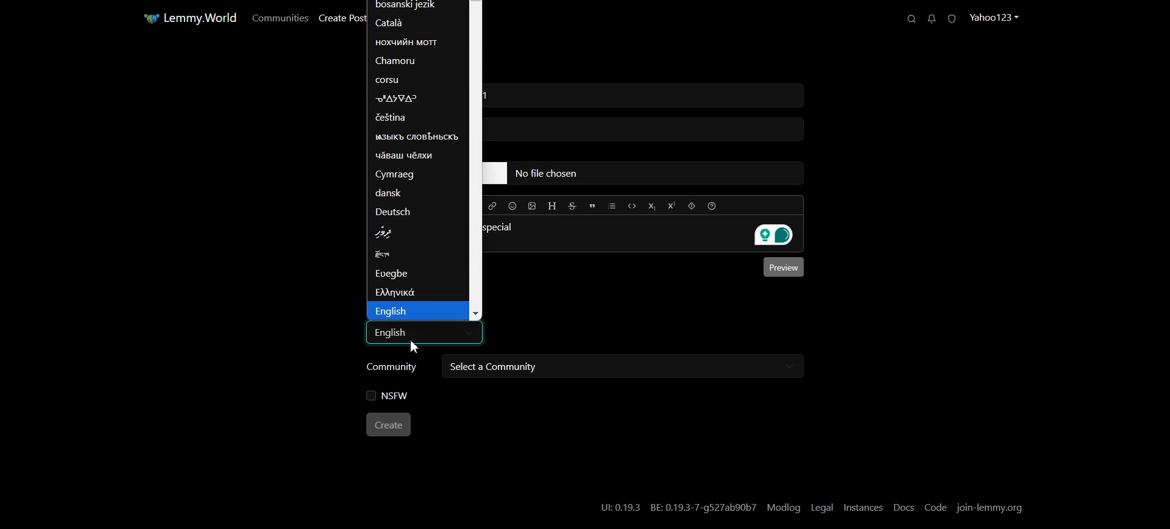 The image size is (1170, 529). I want to click on Code, so click(633, 205).